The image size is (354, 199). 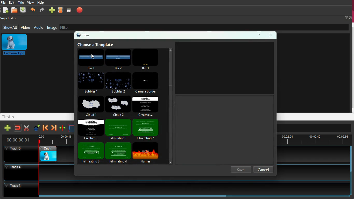 What do you see at coordinates (39, 27) in the screenshot?
I see `audio` at bounding box center [39, 27].